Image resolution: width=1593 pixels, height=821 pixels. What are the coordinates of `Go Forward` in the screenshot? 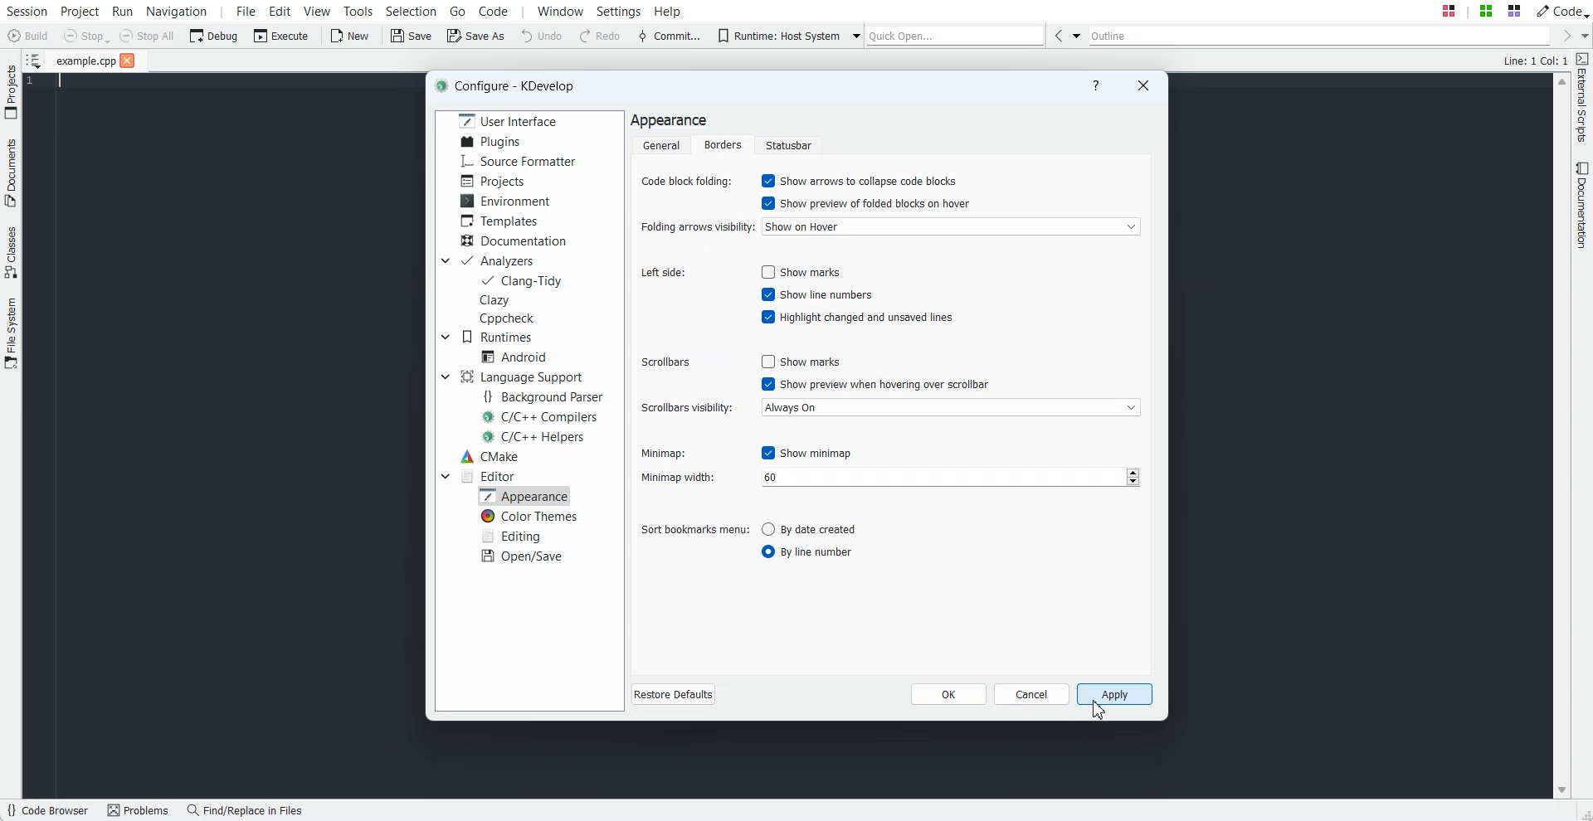 It's located at (1561, 35).